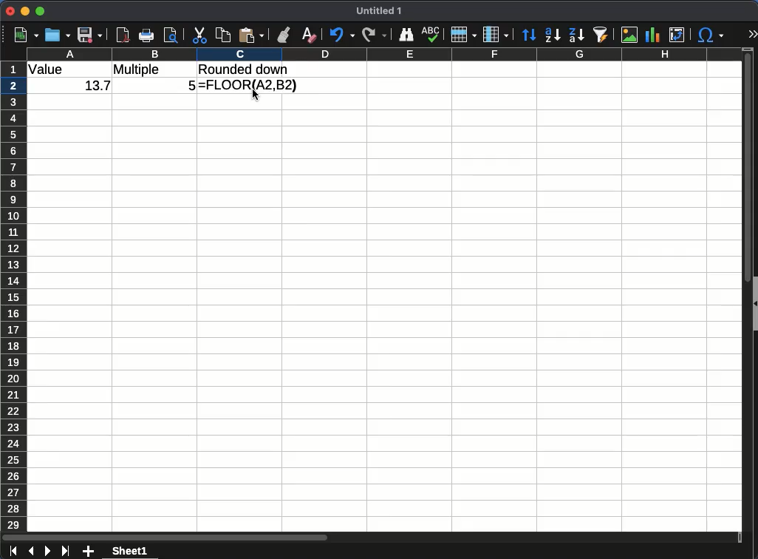 This screenshot has height=559, width=758. Describe the element at coordinates (311, 35) in the screenshot. I see `clear formatting` at that location.